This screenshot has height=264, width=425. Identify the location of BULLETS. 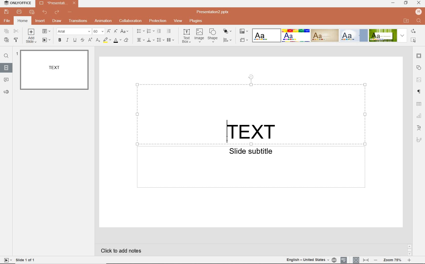
(140, 31).